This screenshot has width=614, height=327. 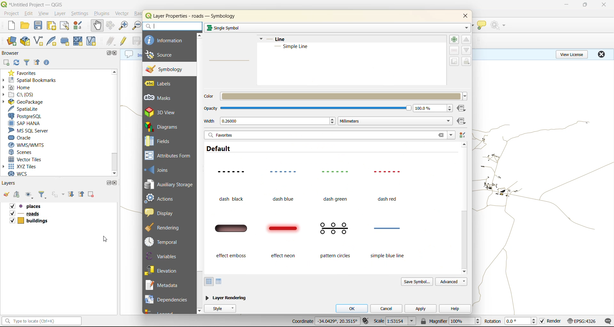 I want to click on new spatialite, so click(x=52, y=42).